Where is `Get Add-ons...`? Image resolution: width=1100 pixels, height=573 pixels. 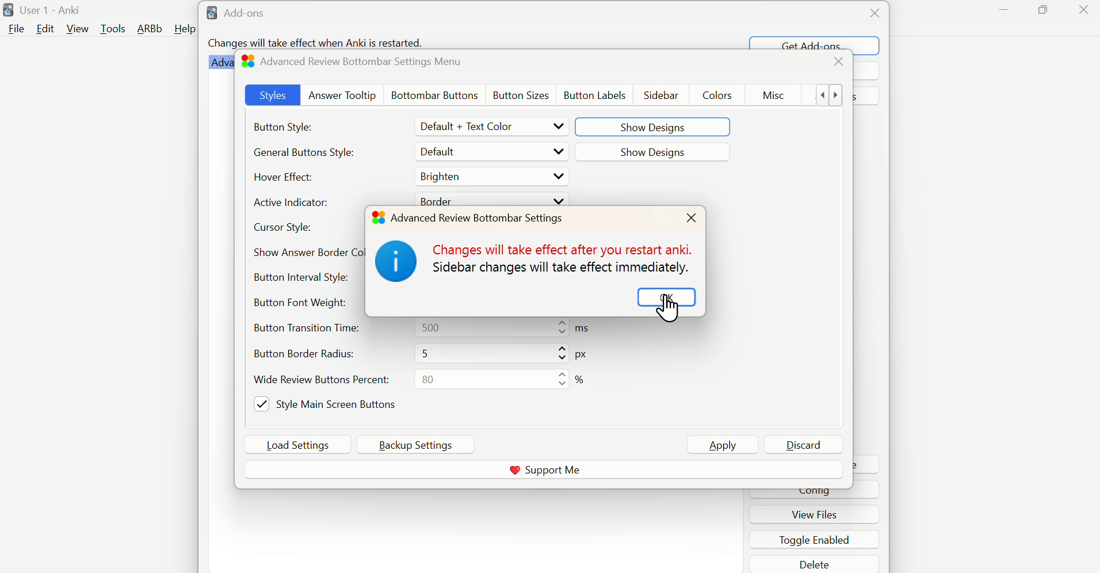
Get Add-ons... is located at coordinates (811, 45).